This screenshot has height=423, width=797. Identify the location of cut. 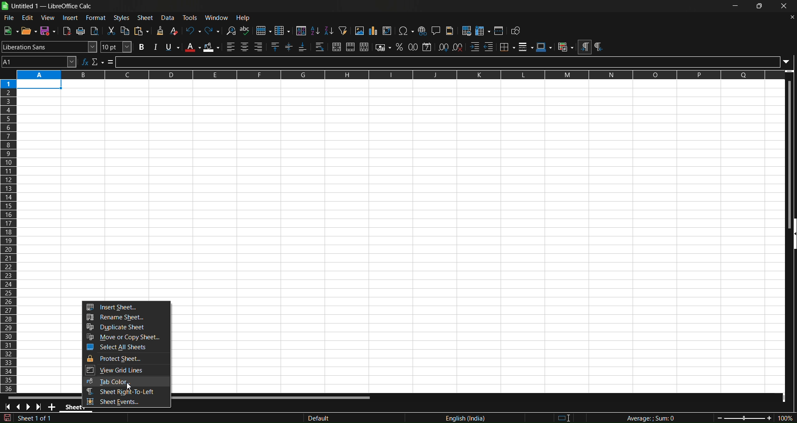
(112, 31).